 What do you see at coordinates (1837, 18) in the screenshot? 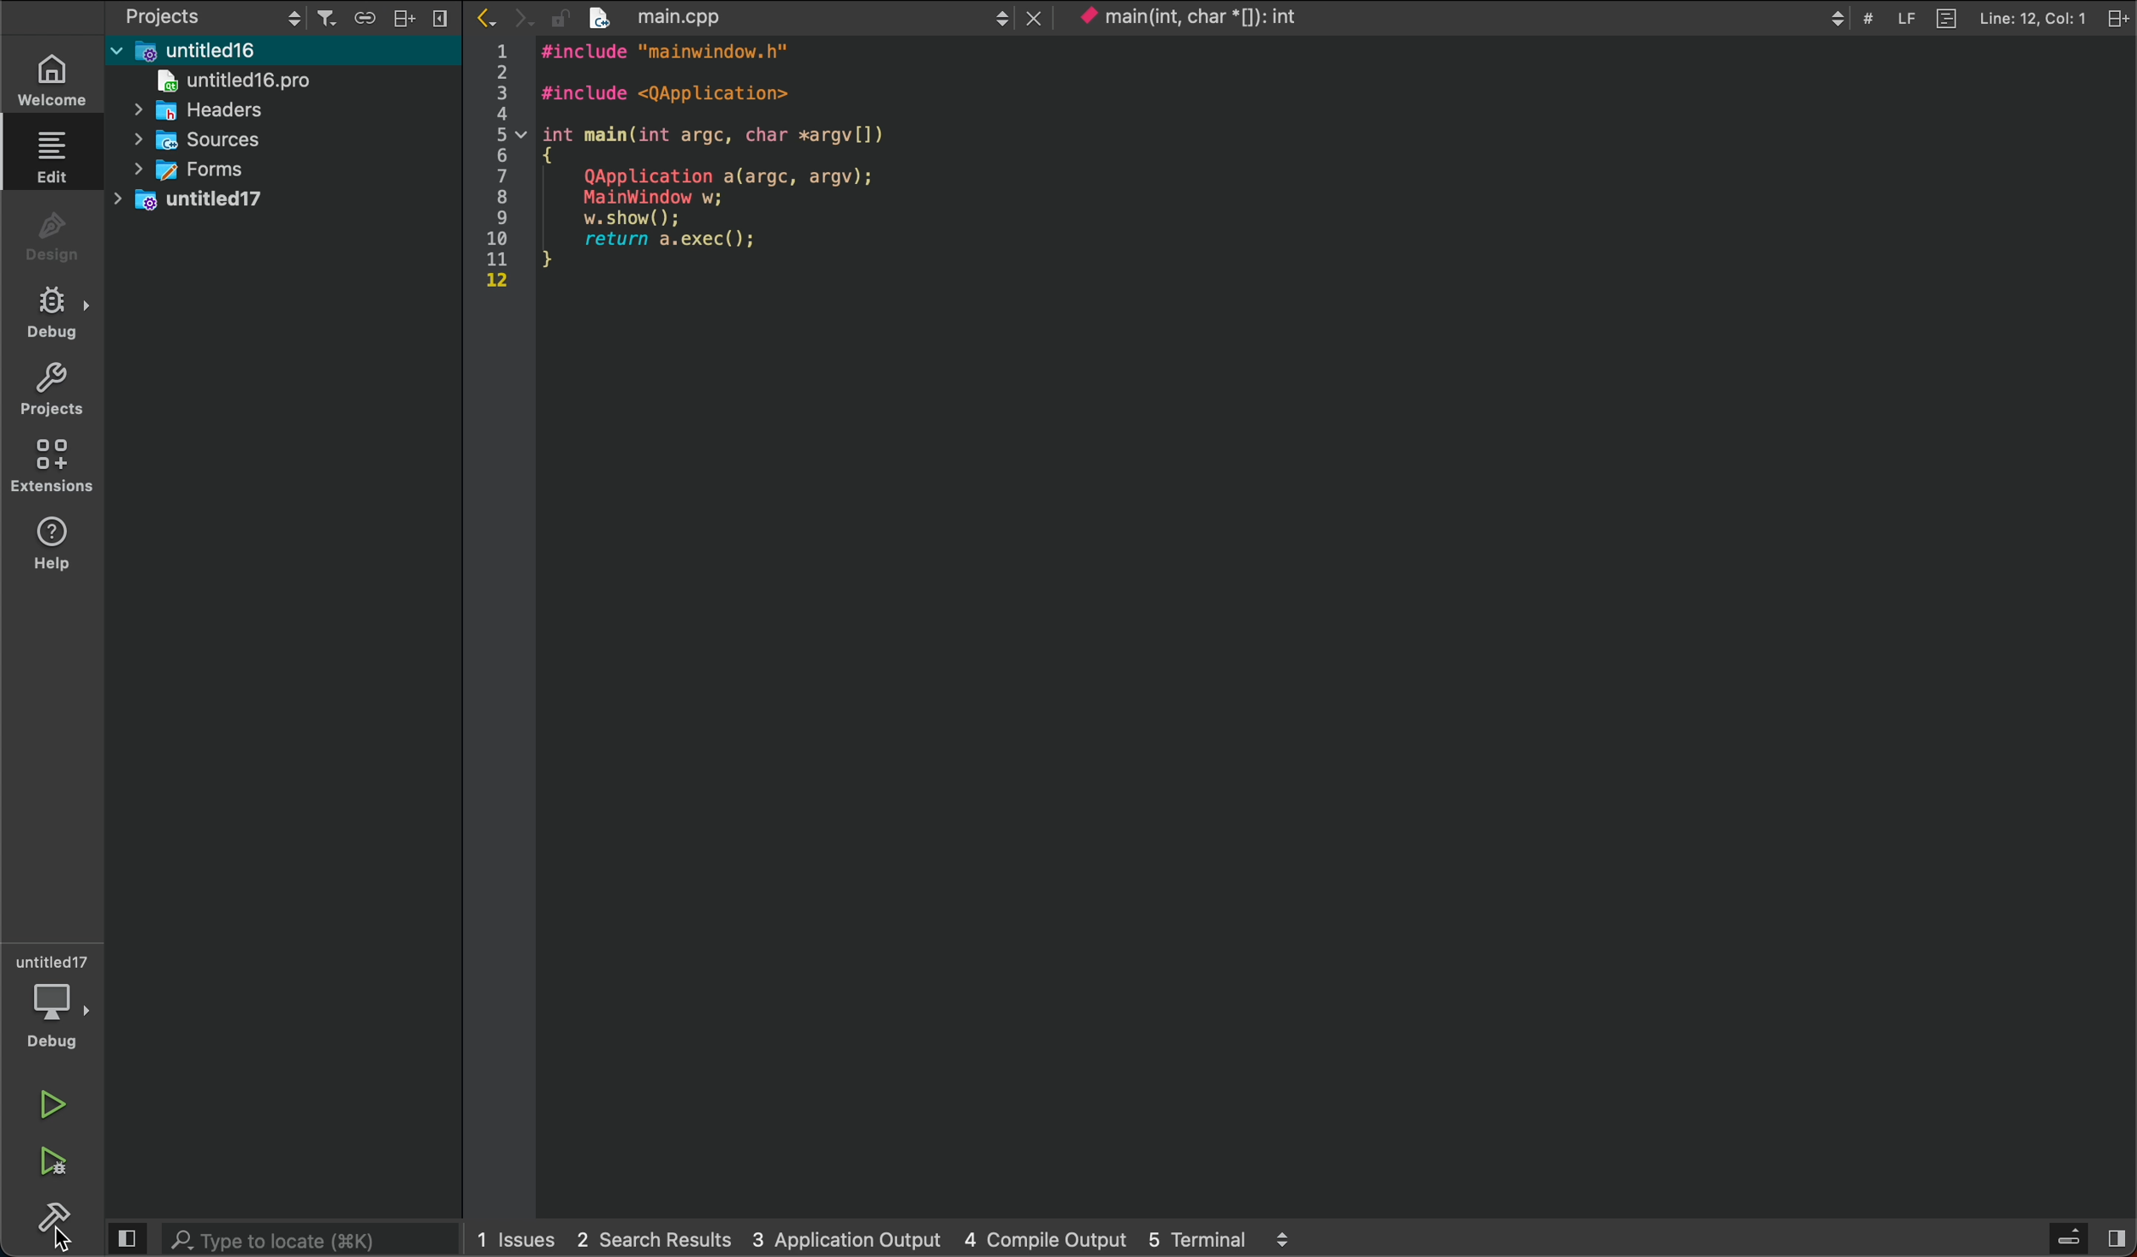
I see `Up/down` at bounding box center [1837, 18].